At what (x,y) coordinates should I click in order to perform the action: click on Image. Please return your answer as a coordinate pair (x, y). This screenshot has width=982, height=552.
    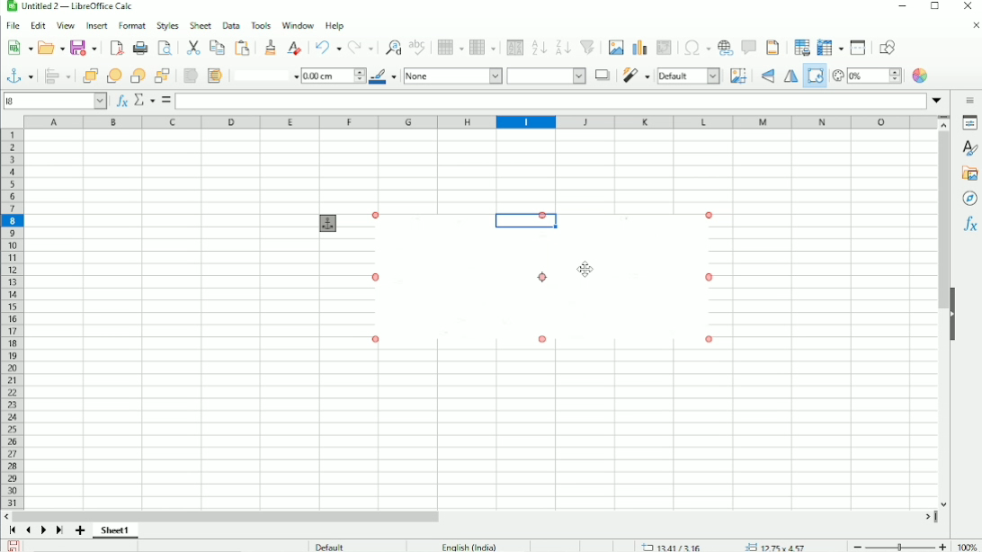
    Looking at the image, I should click on (539, 282).